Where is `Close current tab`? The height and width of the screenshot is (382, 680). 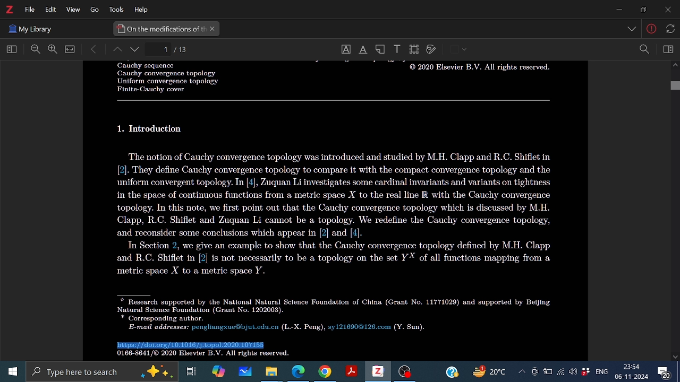
Close current tab is located at coordinates (213, 29).